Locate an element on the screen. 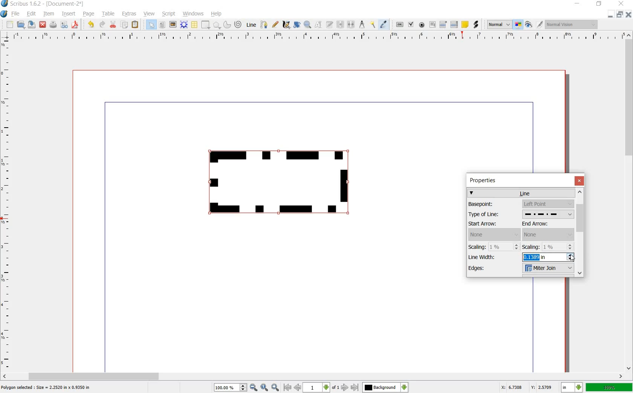 The image size is (633, 393). 0.1389 in is located at coordinates (549, 258).